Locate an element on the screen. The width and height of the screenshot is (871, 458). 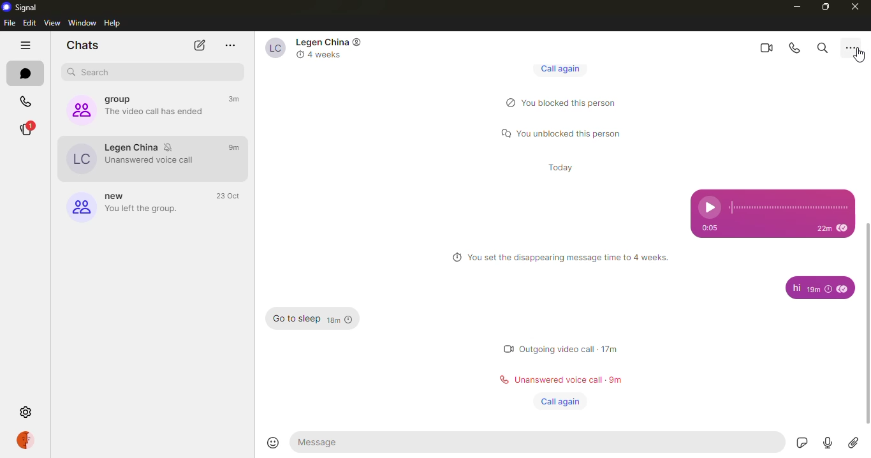
info is located at coordinates (560, 257).